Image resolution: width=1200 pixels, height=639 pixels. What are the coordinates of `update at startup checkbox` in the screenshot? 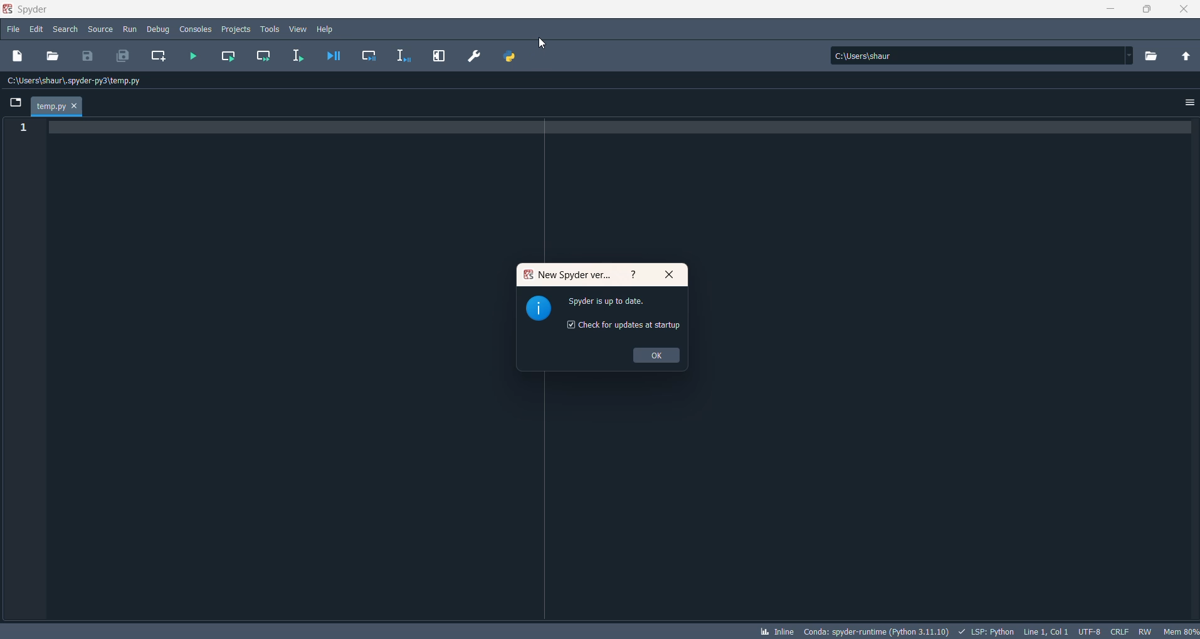 It's located at (626, 329).